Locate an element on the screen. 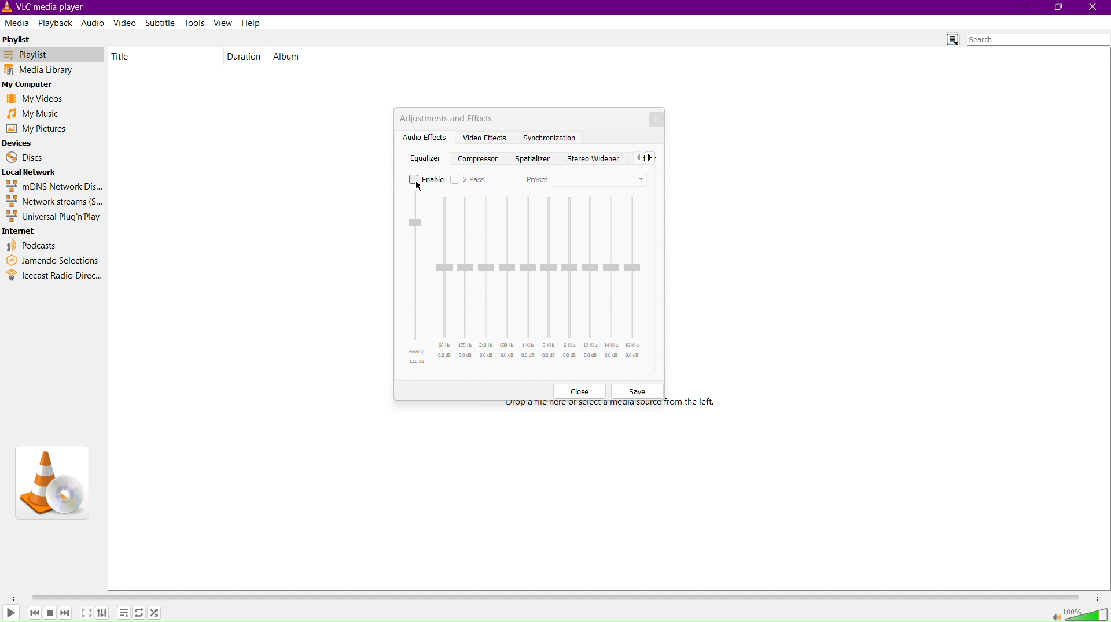 This screenshot has height=622, width=1111. Repeat is located at coordinates (139, 613).